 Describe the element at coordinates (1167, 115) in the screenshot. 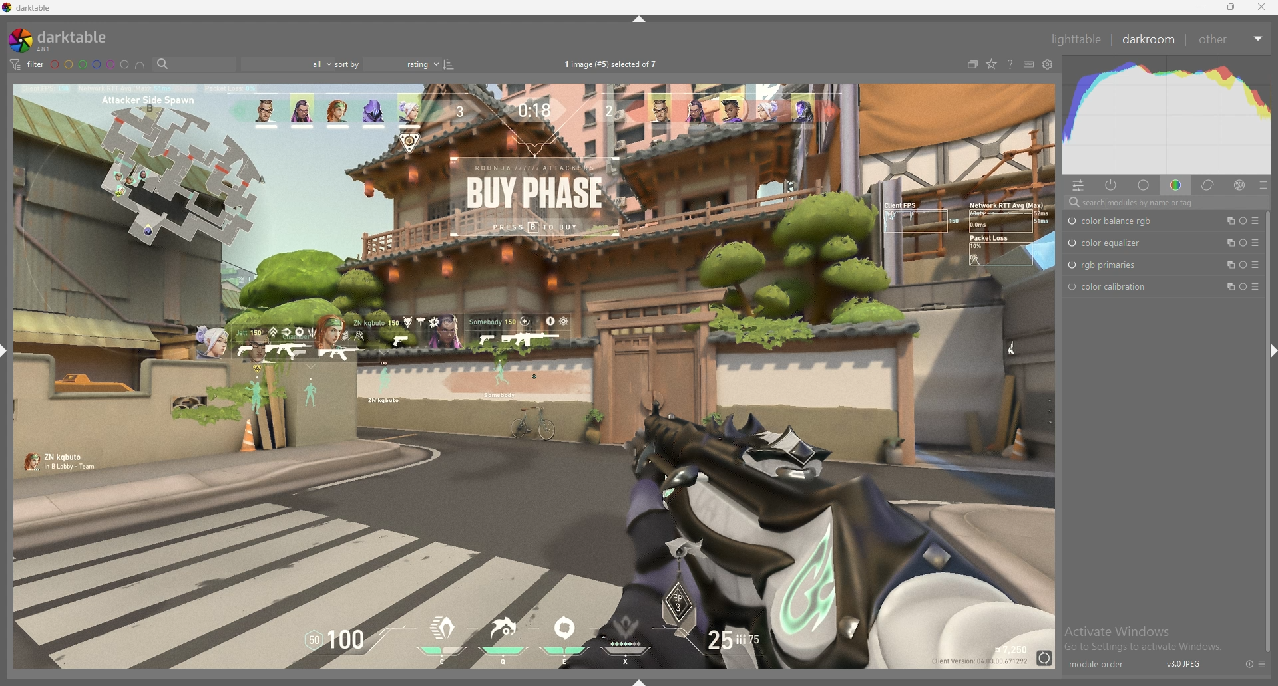

I see `heat graph` at that location.